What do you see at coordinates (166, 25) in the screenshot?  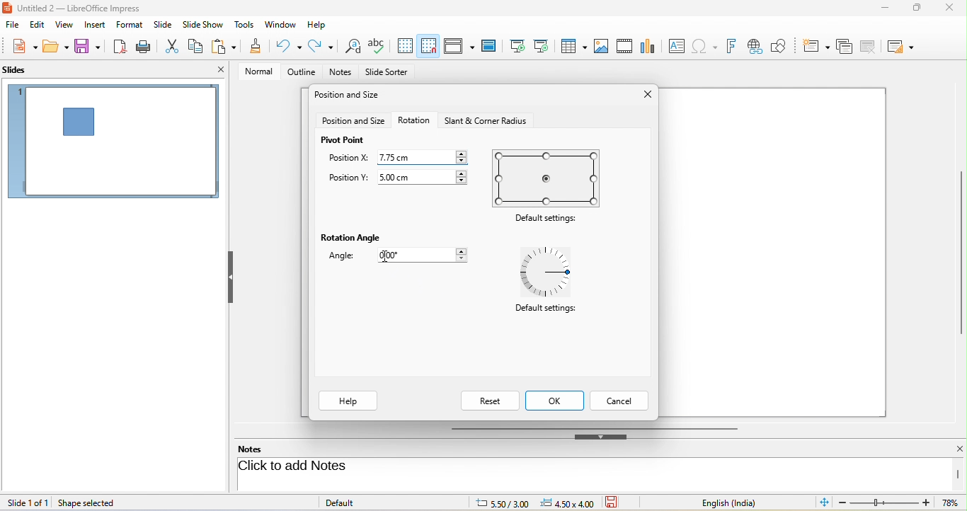 I see `side` at bounding box center [166, 25].